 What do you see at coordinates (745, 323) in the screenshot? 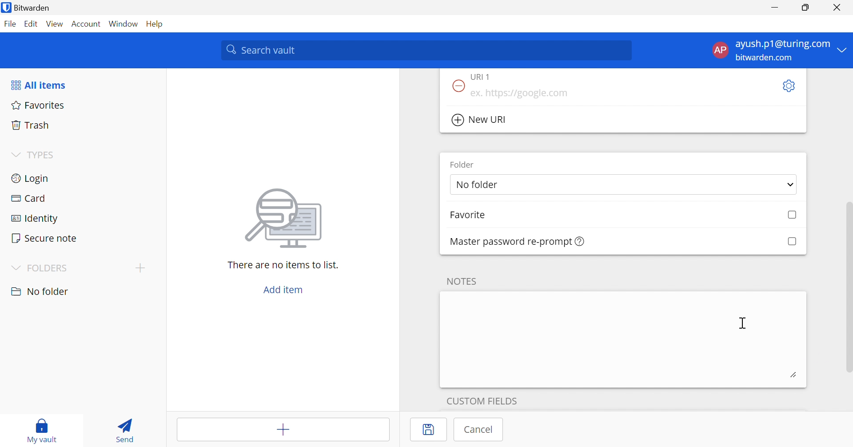
I see `Cursor` at bounding box center [745, 323].